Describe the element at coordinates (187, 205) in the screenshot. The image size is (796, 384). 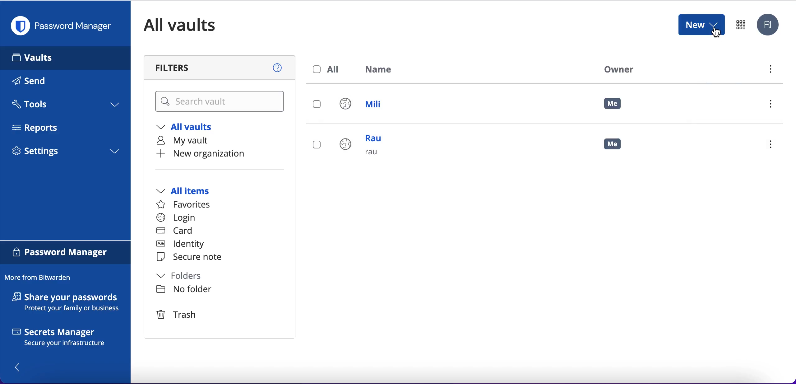
I see `favorites` at that location.